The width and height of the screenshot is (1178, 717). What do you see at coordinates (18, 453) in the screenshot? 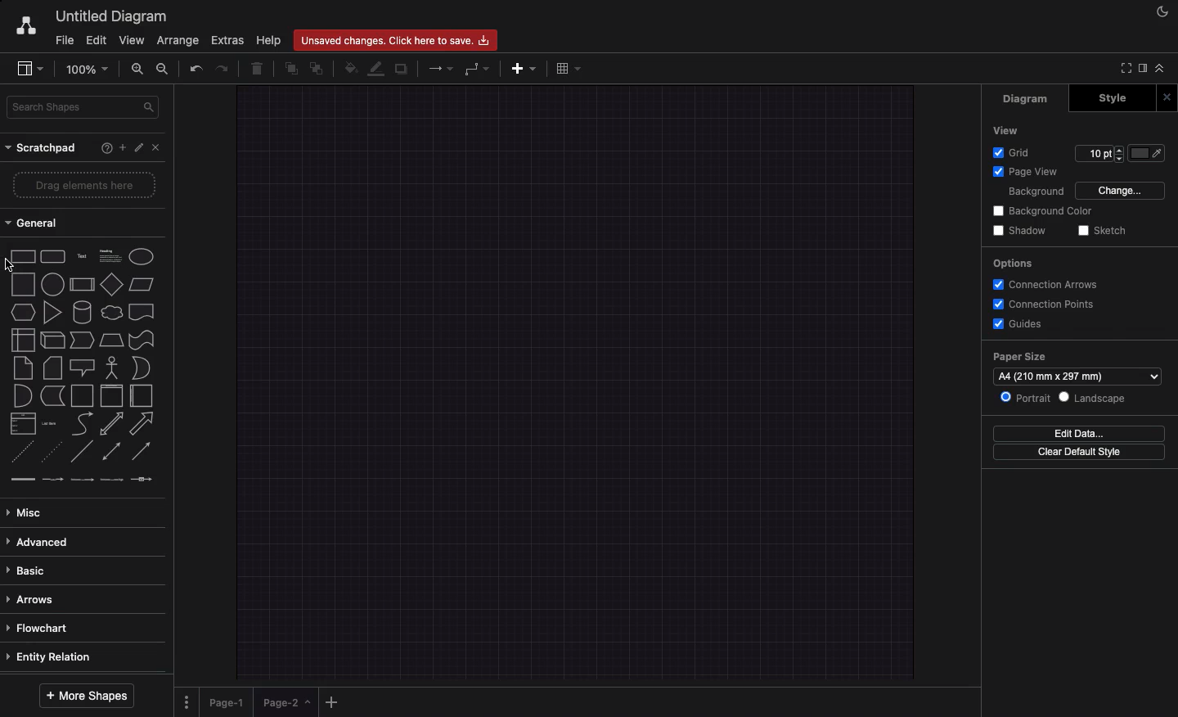
I see `dashed line` at bounding box center [18, 453].